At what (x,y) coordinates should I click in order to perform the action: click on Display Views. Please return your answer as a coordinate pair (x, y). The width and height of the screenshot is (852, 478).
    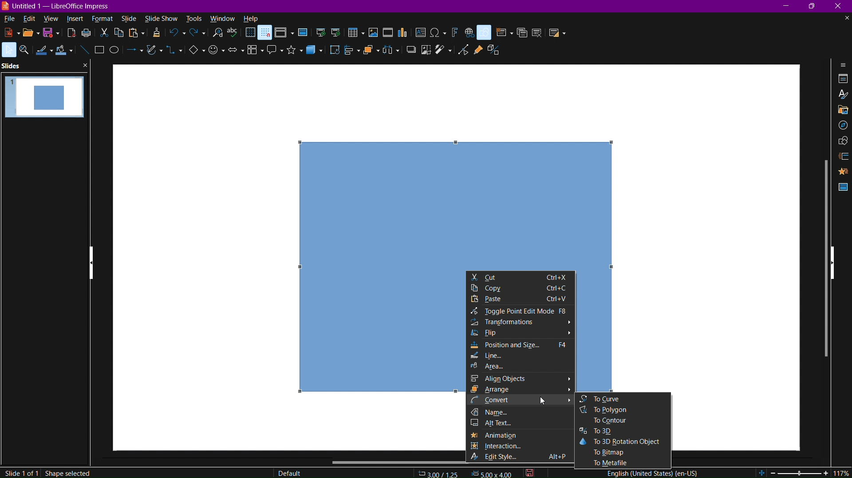
    Looking at the image, I should click on (284, 33).